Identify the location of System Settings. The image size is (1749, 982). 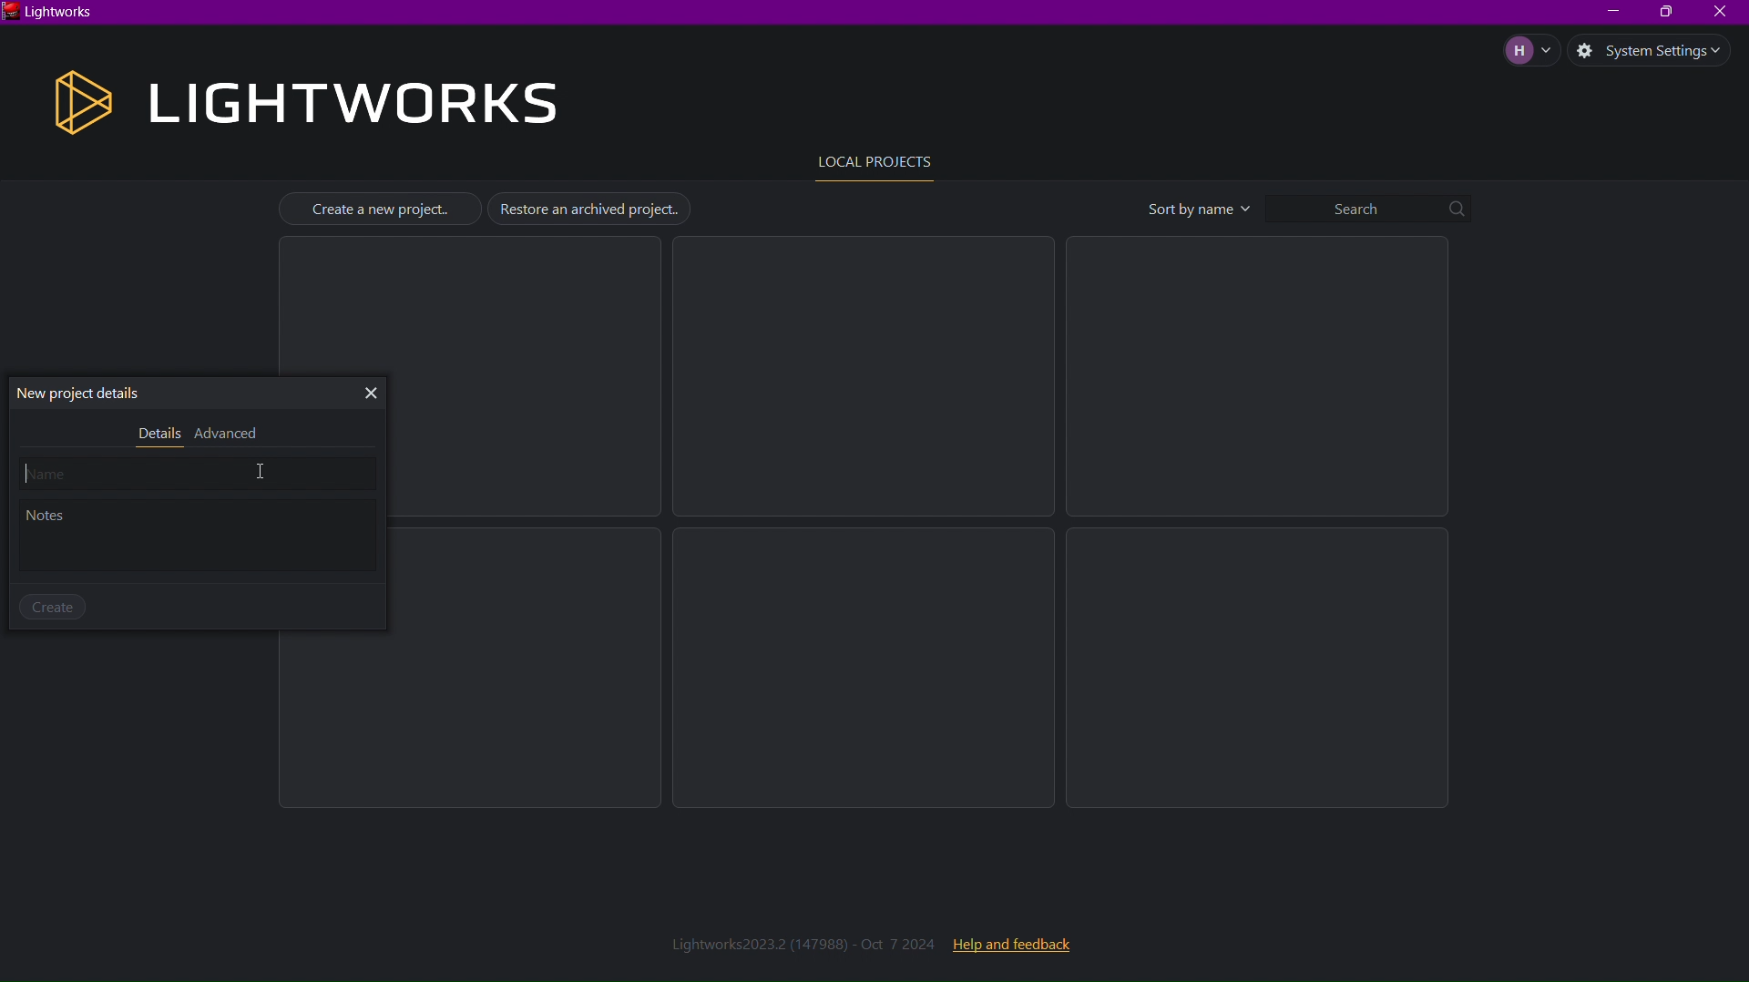
(1660, 50).